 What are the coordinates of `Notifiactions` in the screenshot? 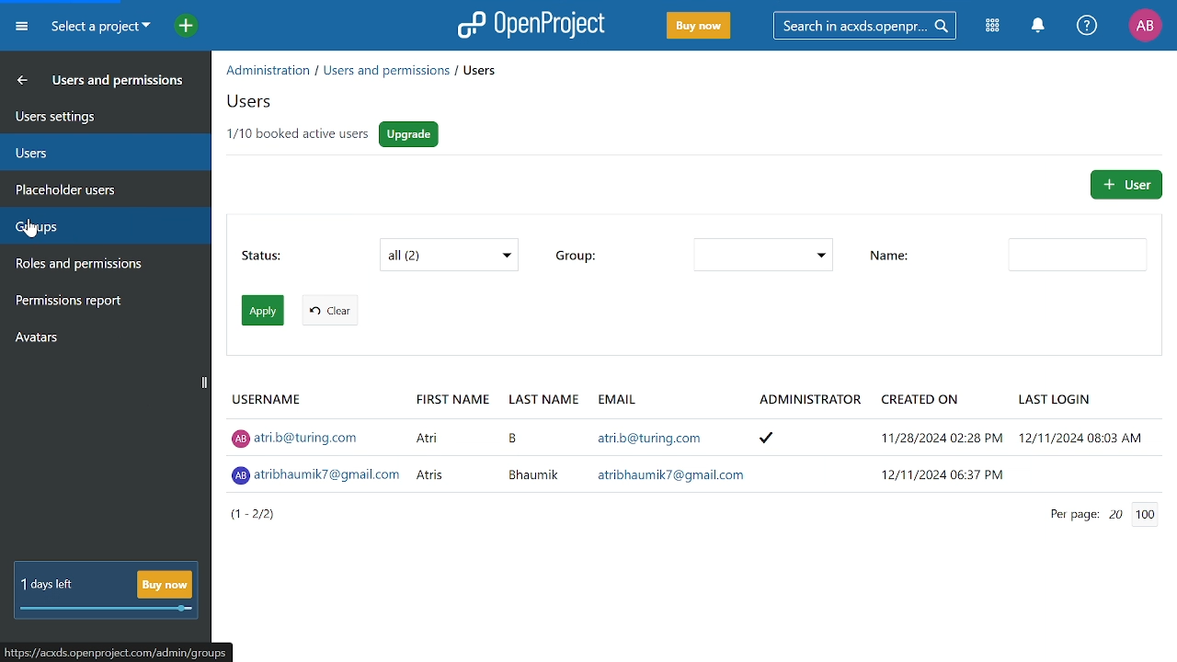 It's located at (1043, 27).